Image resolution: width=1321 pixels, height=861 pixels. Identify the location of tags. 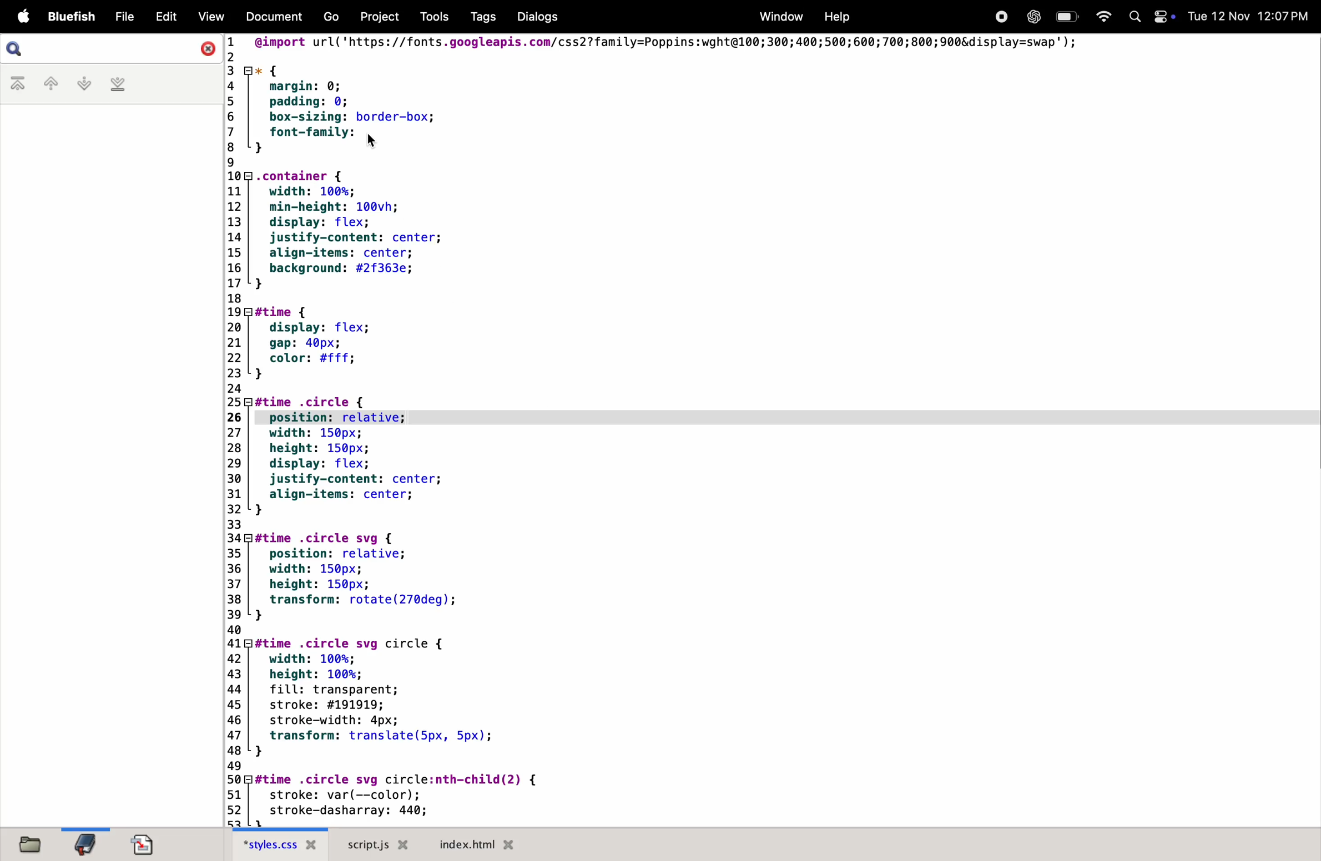
(478, 17).